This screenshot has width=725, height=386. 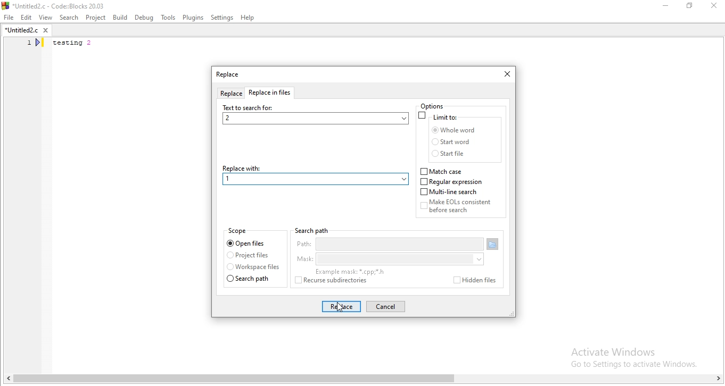 What do you see at coordinates (249, 107) in the screenshot?
I see `text to search for` at bounding box center [249, 107].